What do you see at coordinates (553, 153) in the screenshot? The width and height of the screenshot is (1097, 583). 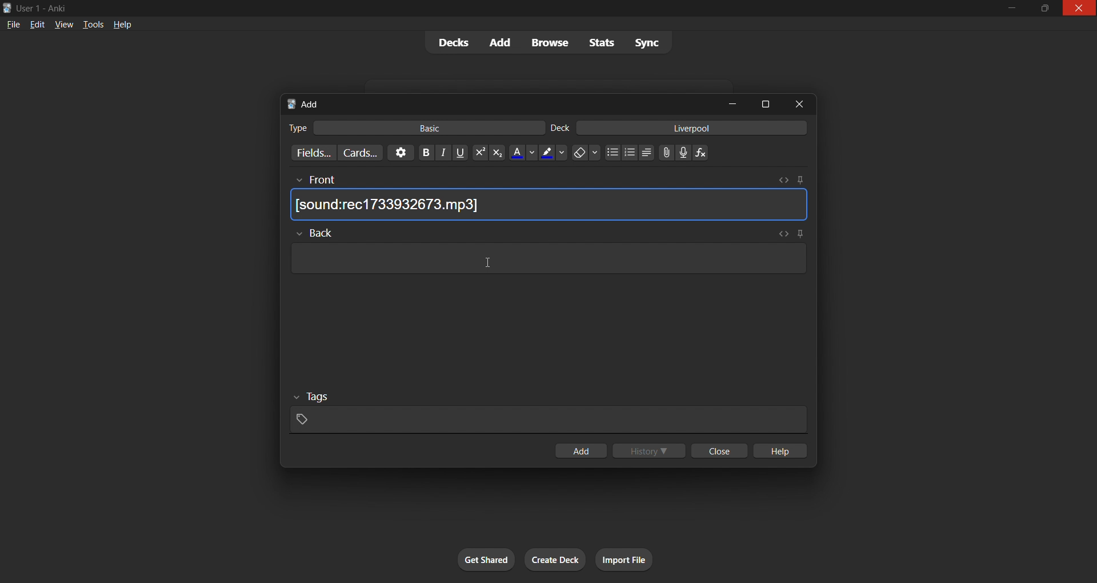 I see `font highlight` at bounding box center [553, 153].